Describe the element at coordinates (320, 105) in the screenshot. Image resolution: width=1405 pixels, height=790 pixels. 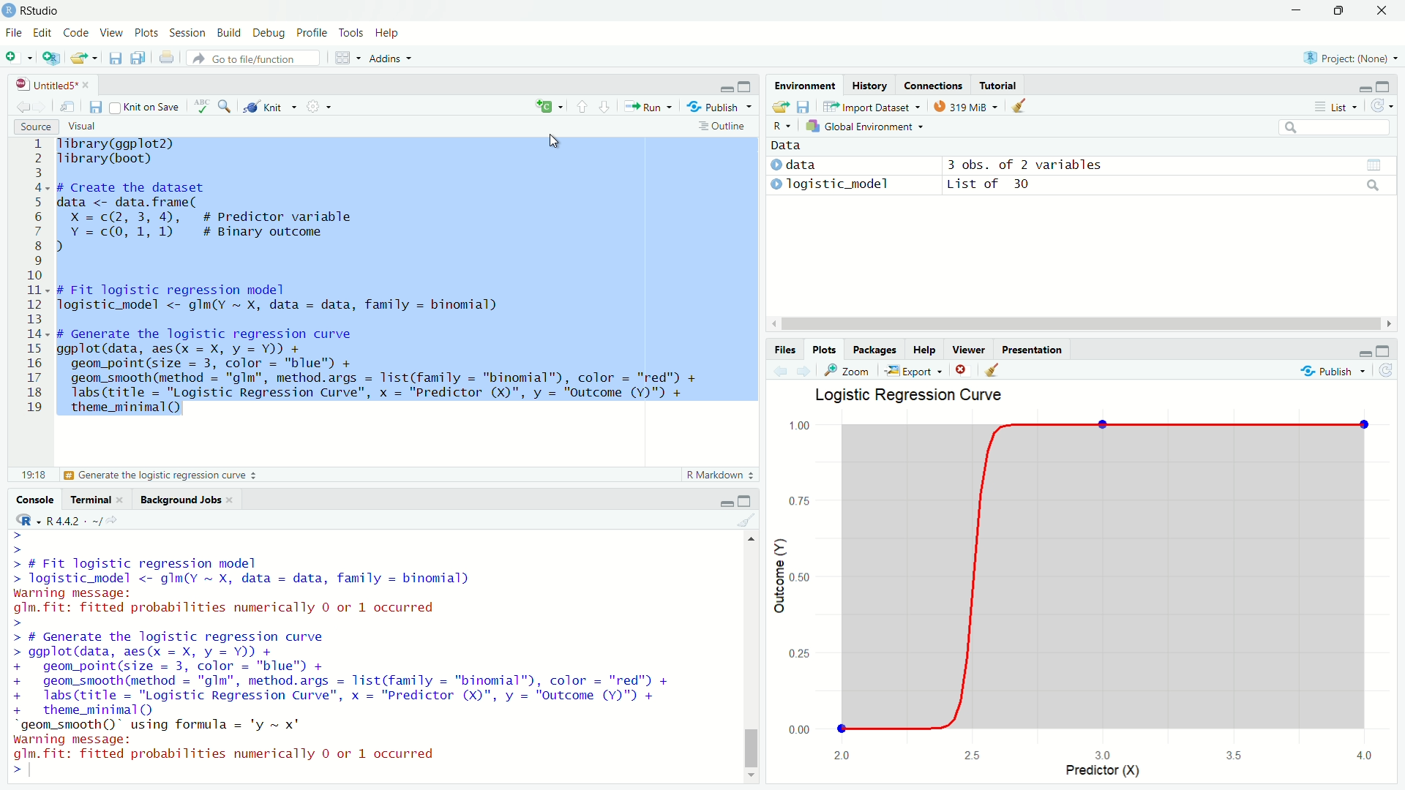
I see `More options` at that location.